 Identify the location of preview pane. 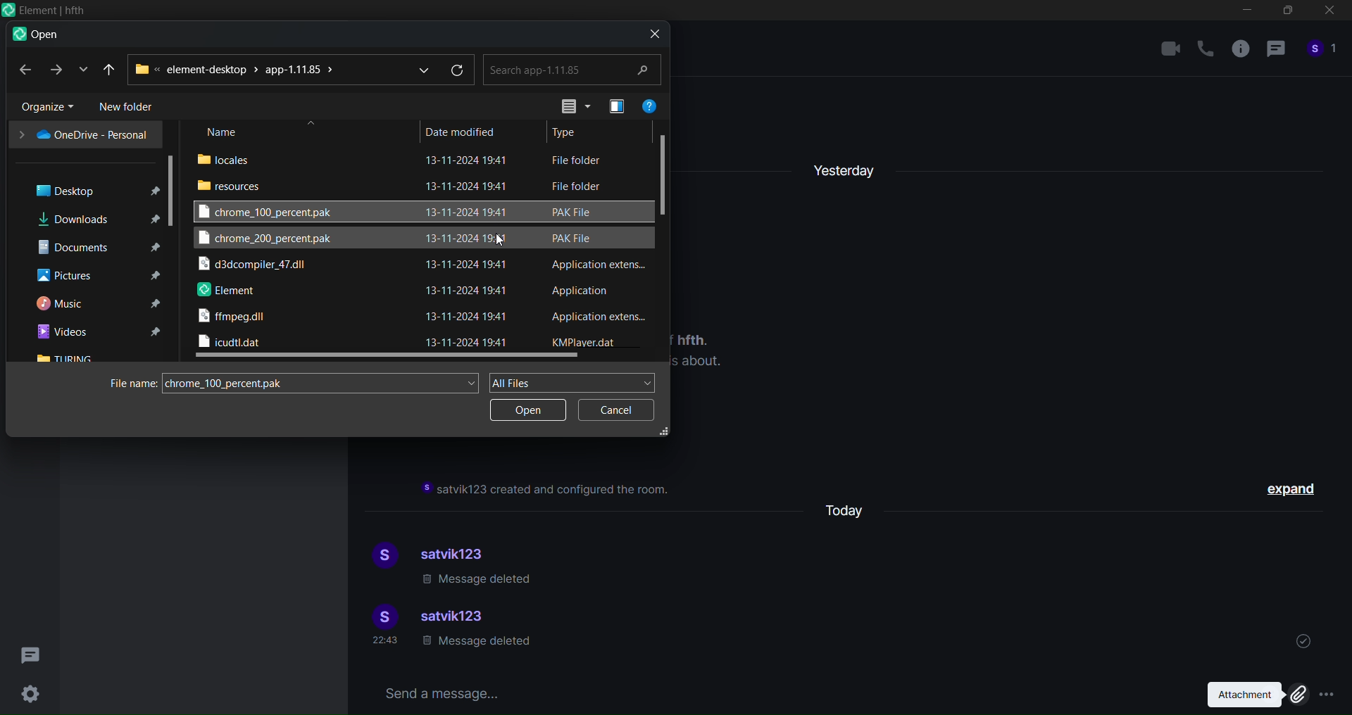
(613, 106).